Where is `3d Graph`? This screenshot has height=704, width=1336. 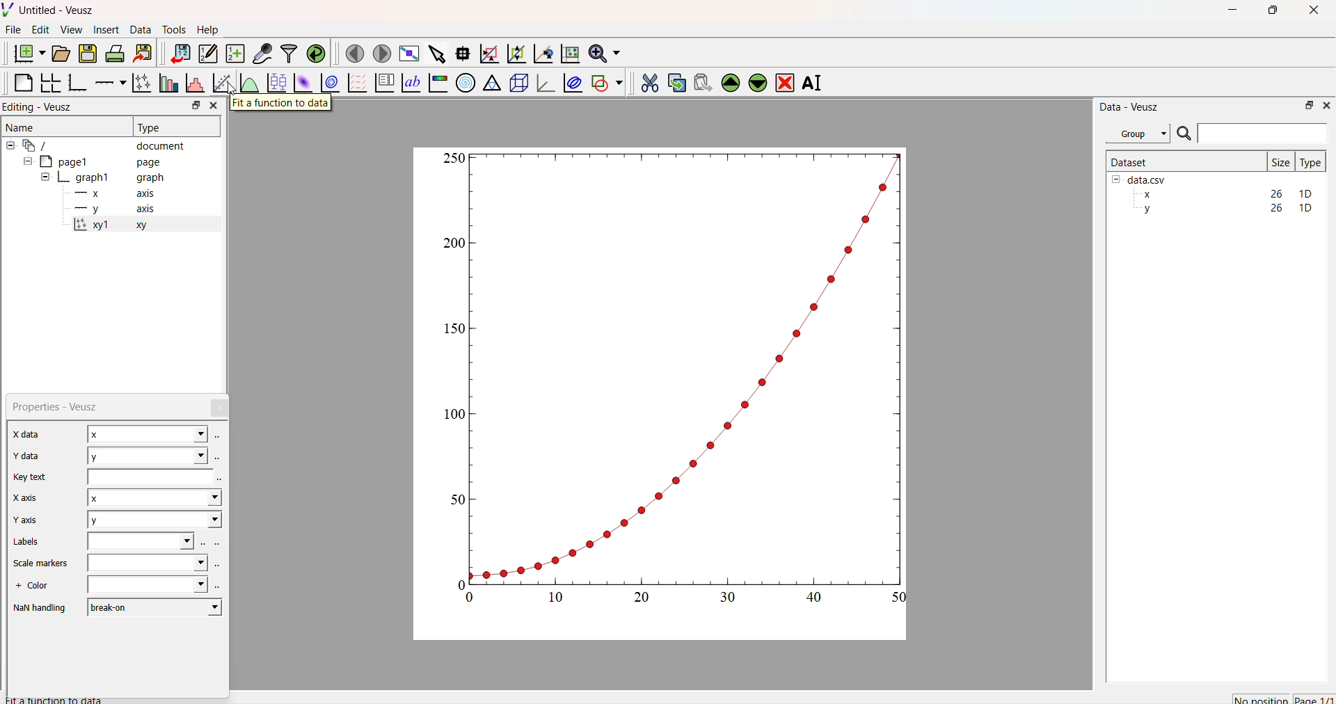 3d Graph is located at coordinates (543, 82).